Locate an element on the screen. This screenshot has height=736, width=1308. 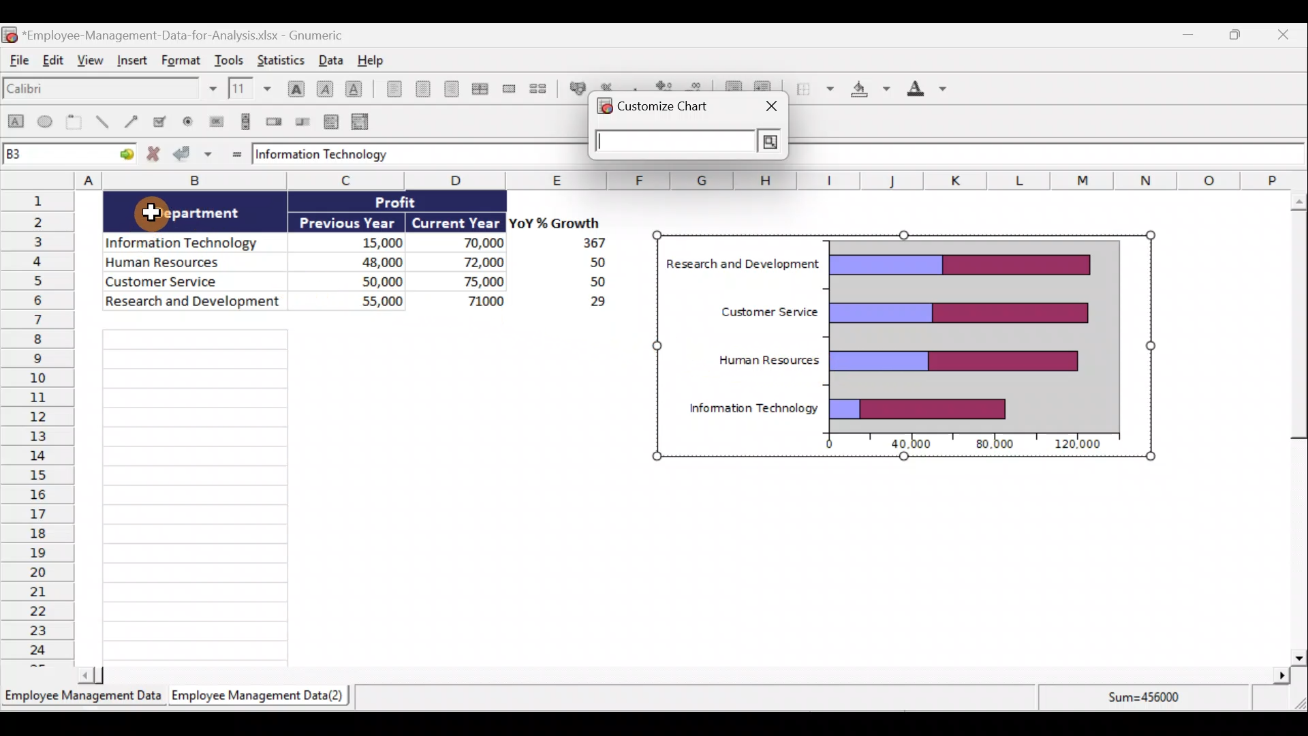
Create a checkbox is located at coordinates (166, 121).